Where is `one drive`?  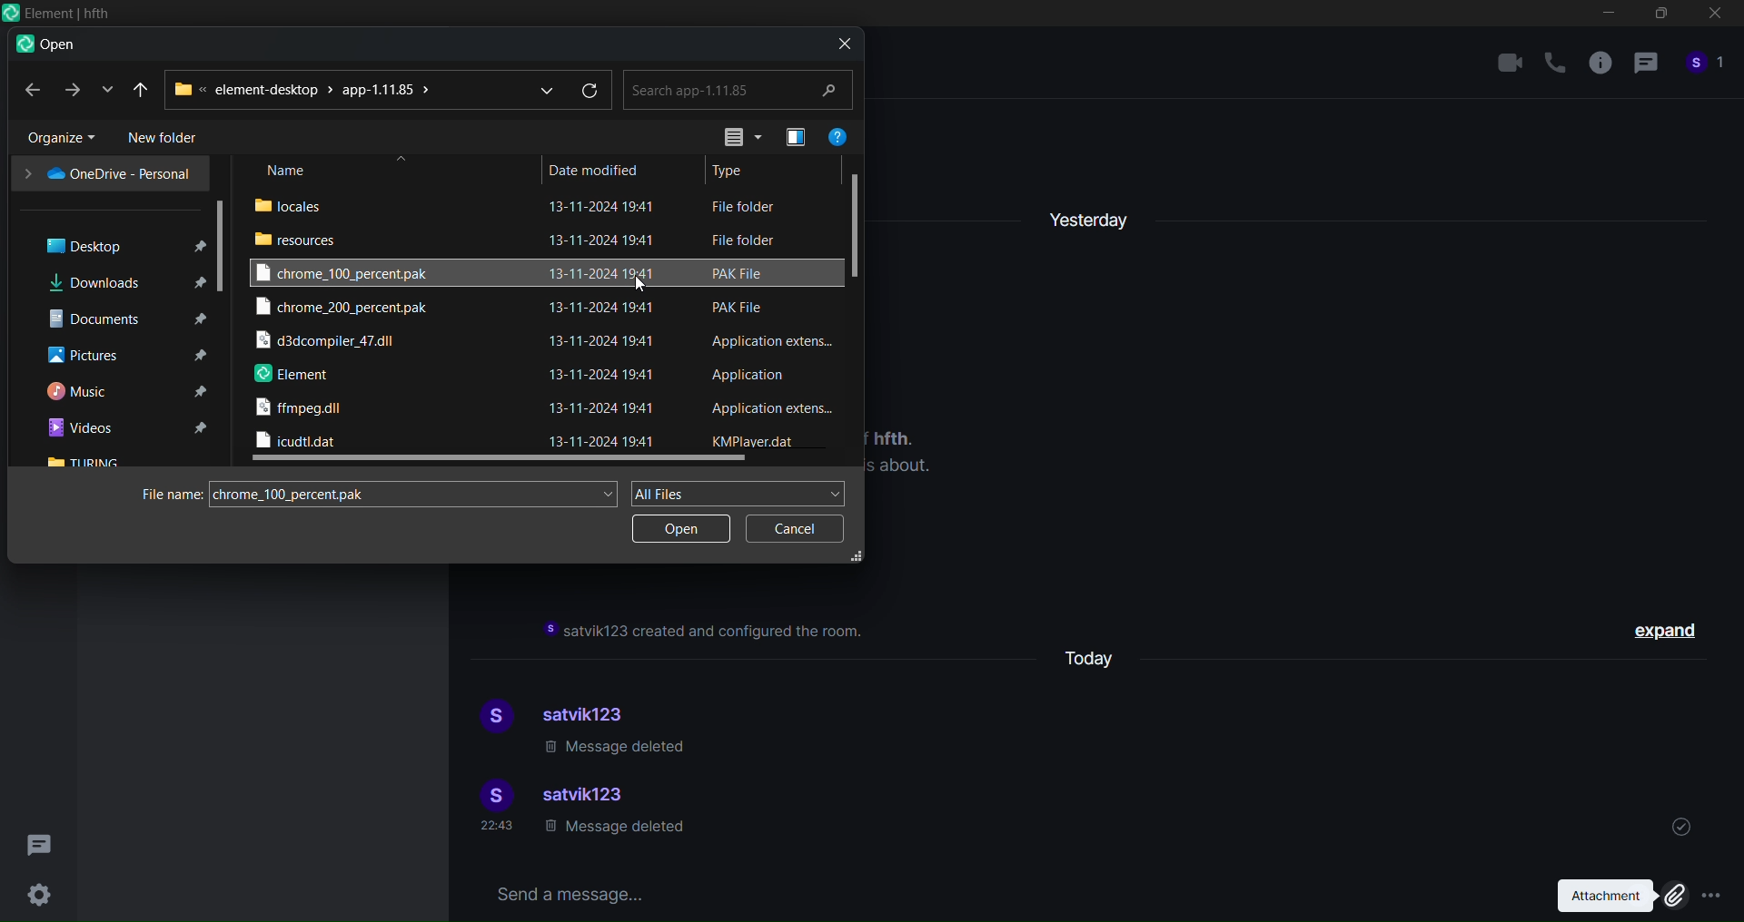
one drive is located at coordinates (106, 173).